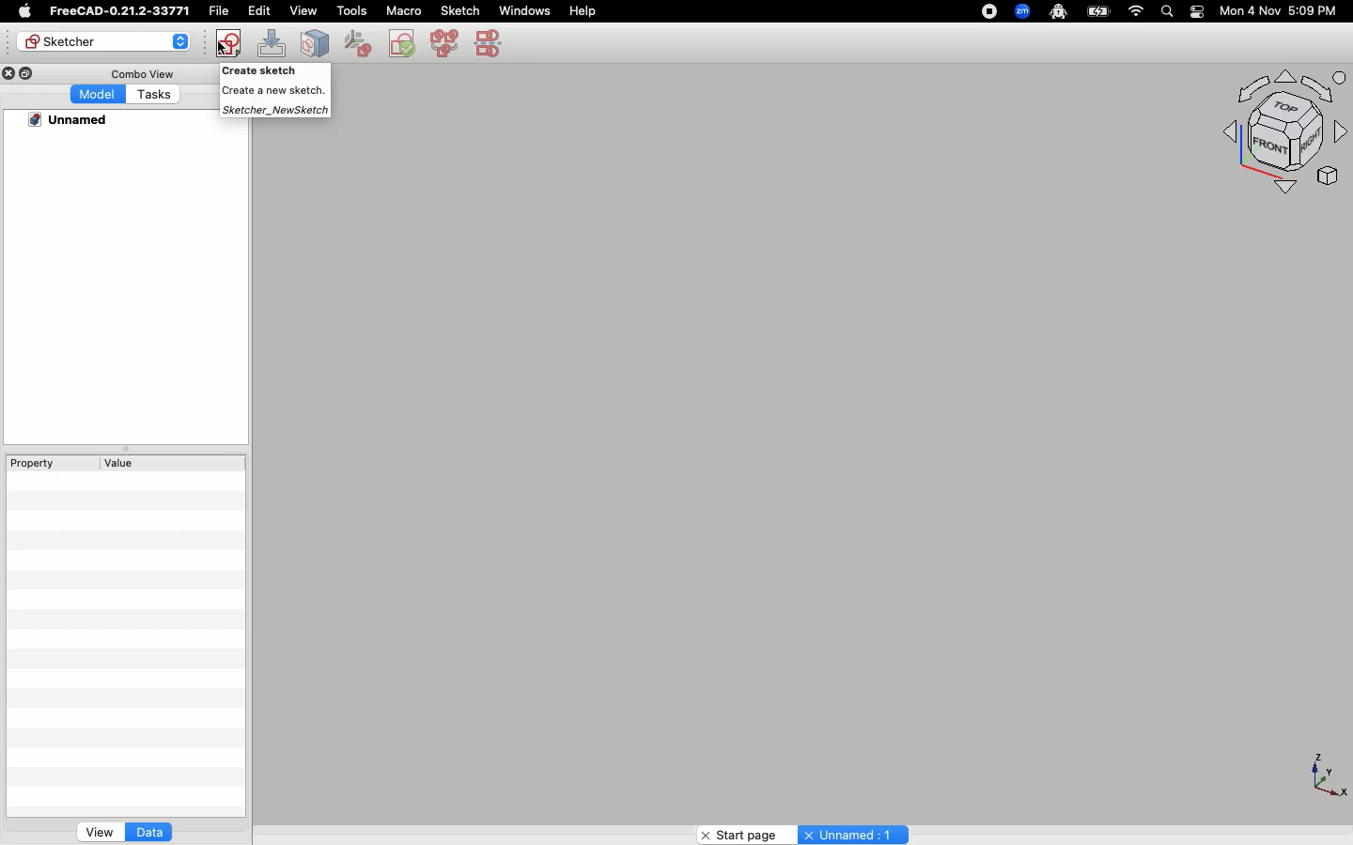  I want to click on Tools, so click(351, 12).